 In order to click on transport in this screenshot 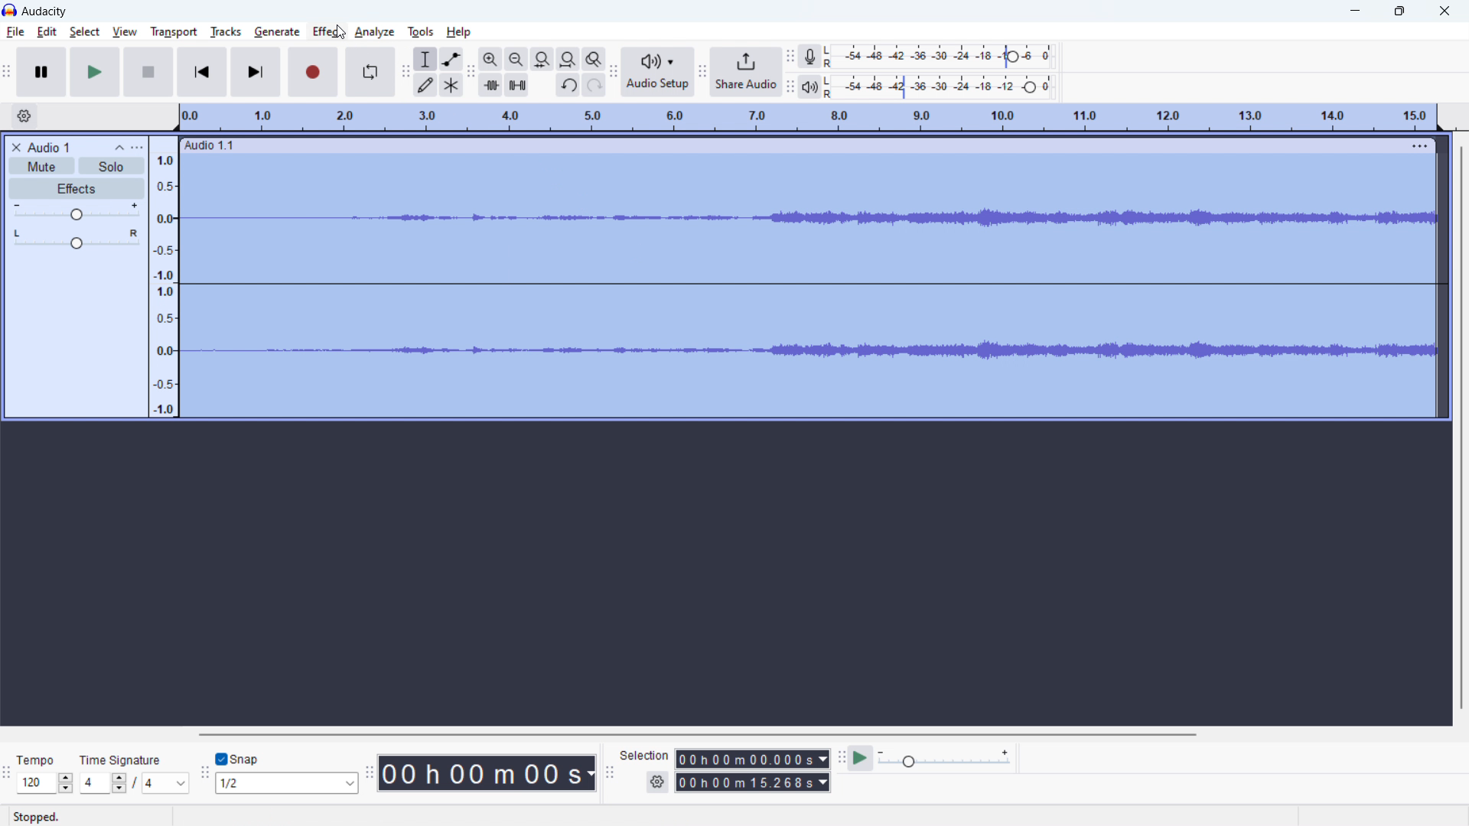, I will do `click(174, 31)`.